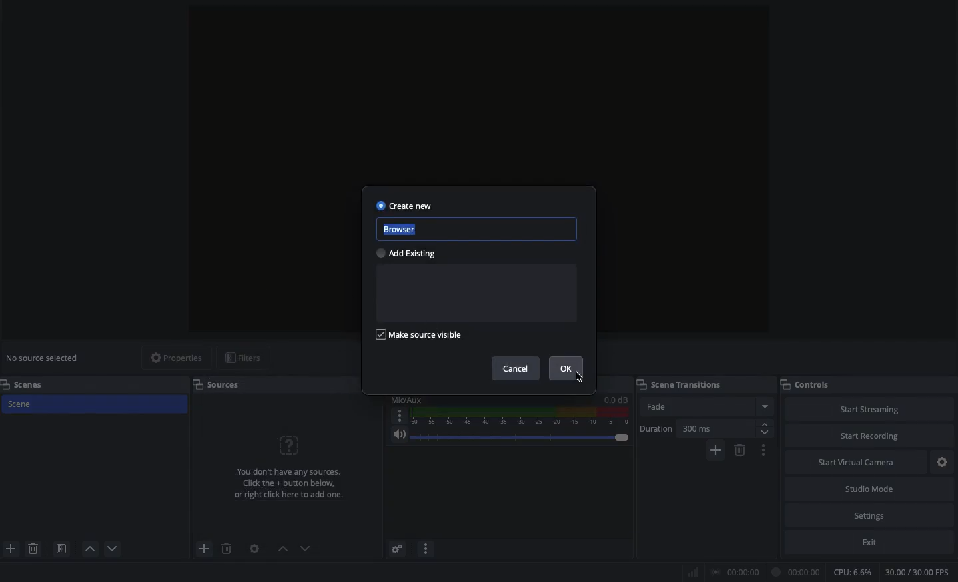 This screenshot has width=958, height=582. I want to click on Options, so click(764, 450).